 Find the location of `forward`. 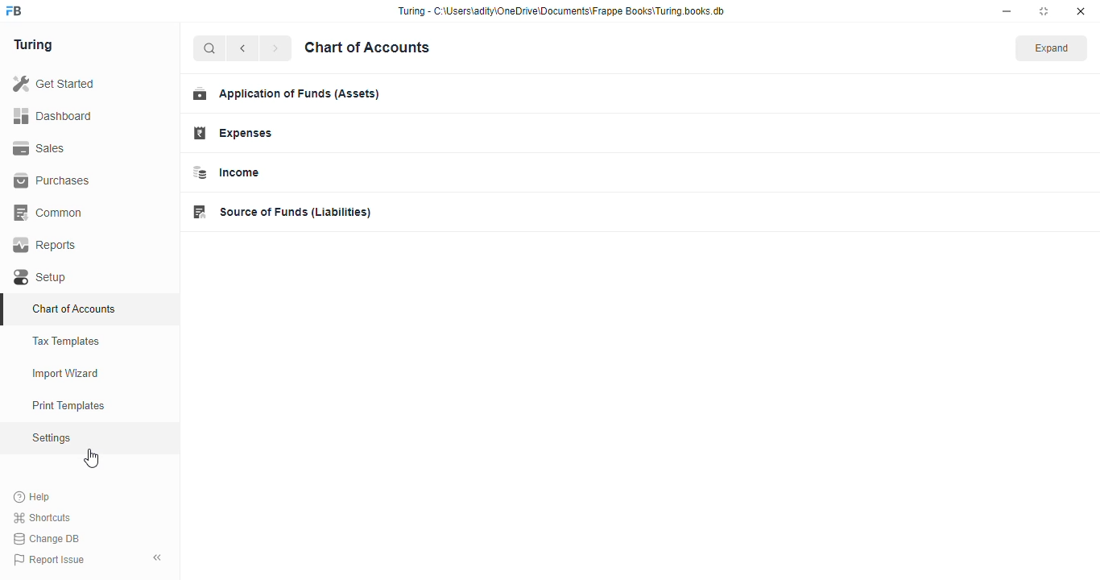

forward is located at coordinates (276, 48).